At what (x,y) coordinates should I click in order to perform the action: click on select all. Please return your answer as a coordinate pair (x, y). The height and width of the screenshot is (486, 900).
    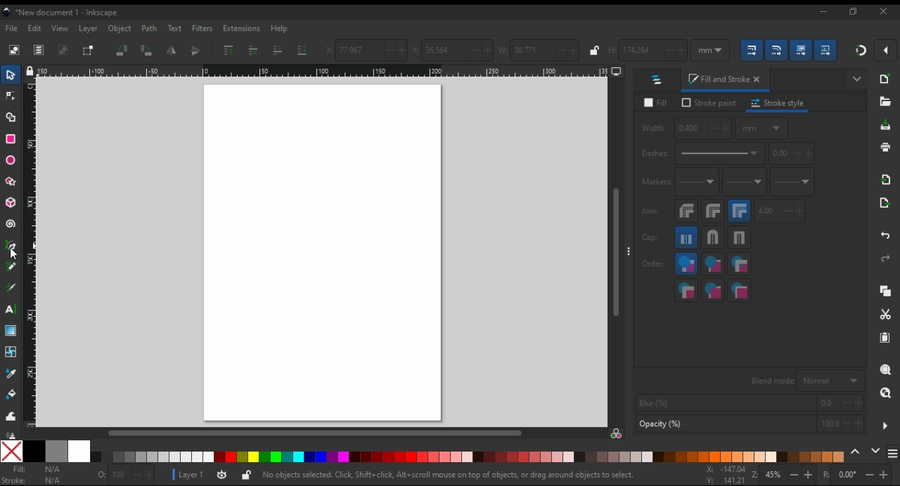
    Looking at the image, I should click on (15, 50).